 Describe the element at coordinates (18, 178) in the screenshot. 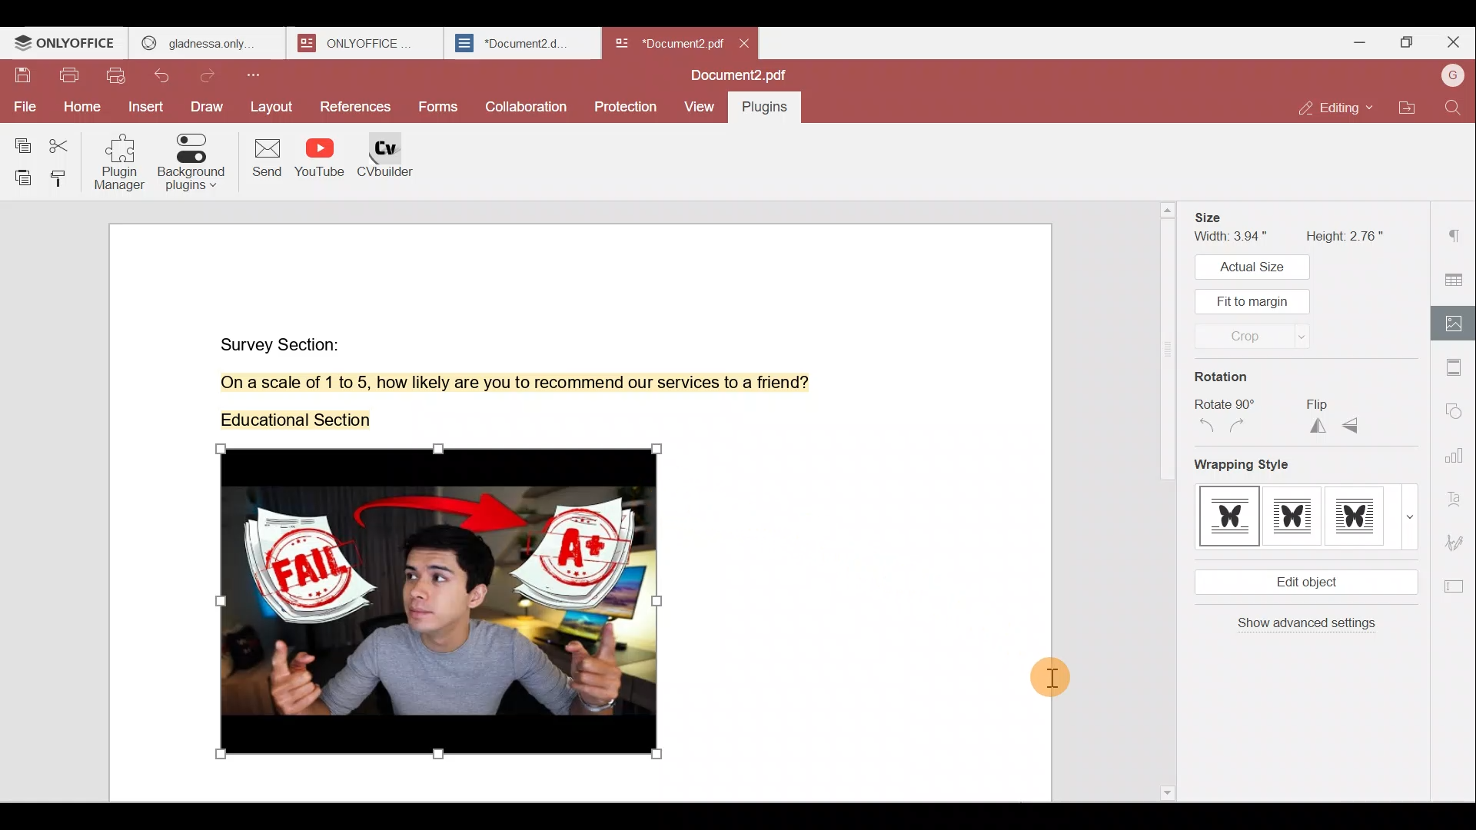

I see `Paste` at that location.